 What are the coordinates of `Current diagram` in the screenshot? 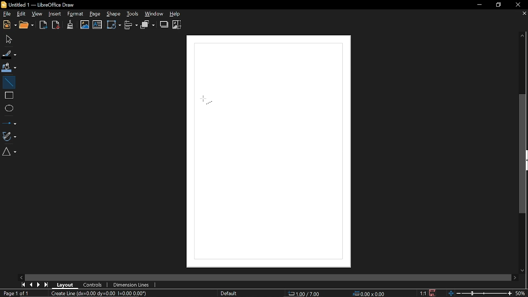 It's located at (106, 294).